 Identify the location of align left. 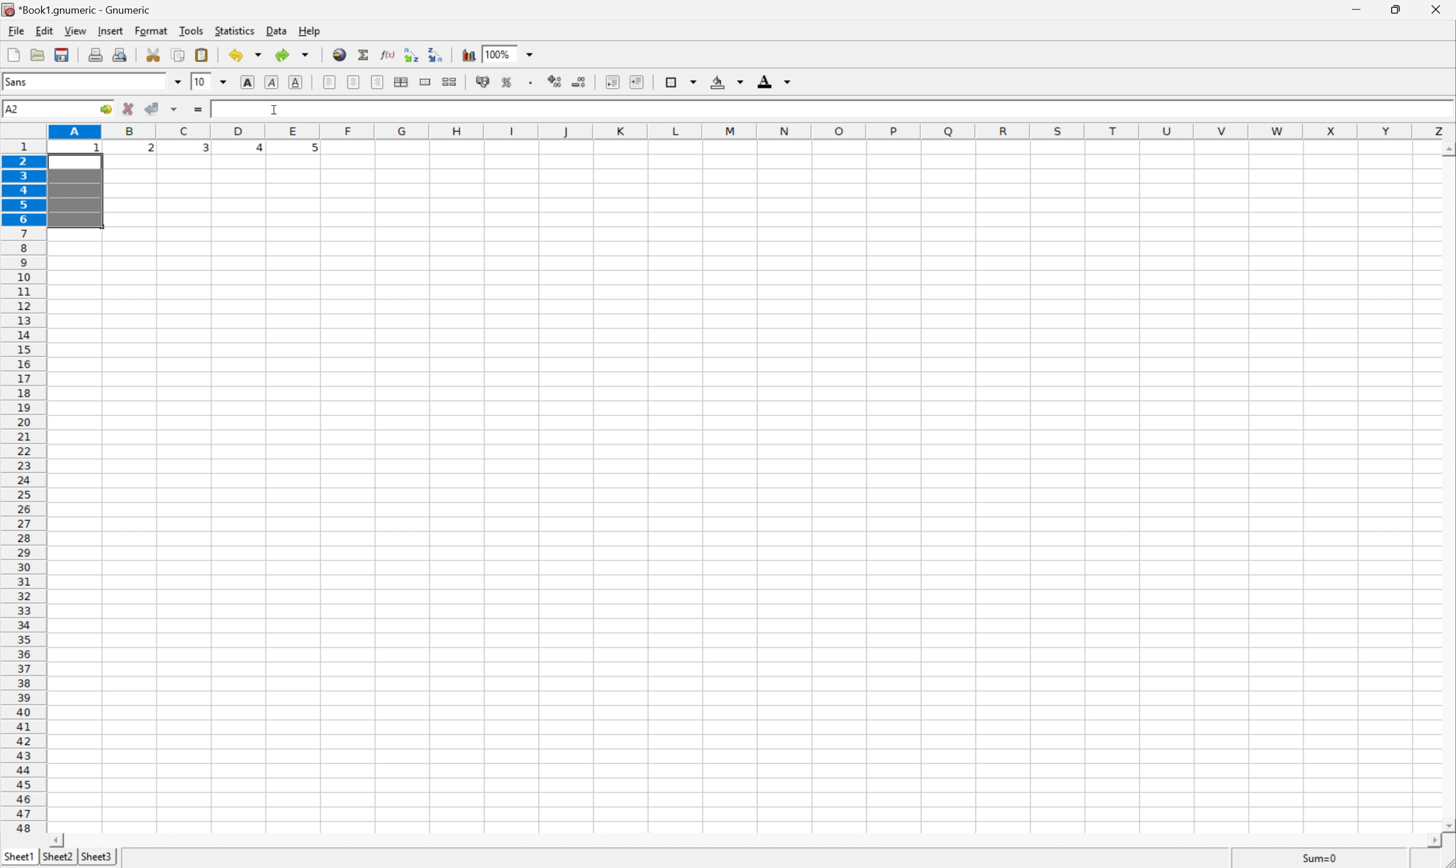
(330, 81).